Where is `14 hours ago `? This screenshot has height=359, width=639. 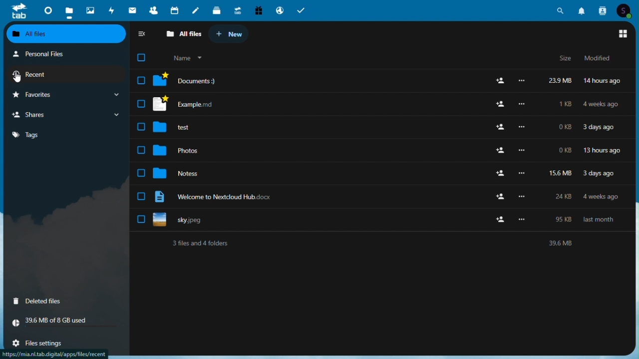
14 hours ago  is located at coordinates (603, 82).